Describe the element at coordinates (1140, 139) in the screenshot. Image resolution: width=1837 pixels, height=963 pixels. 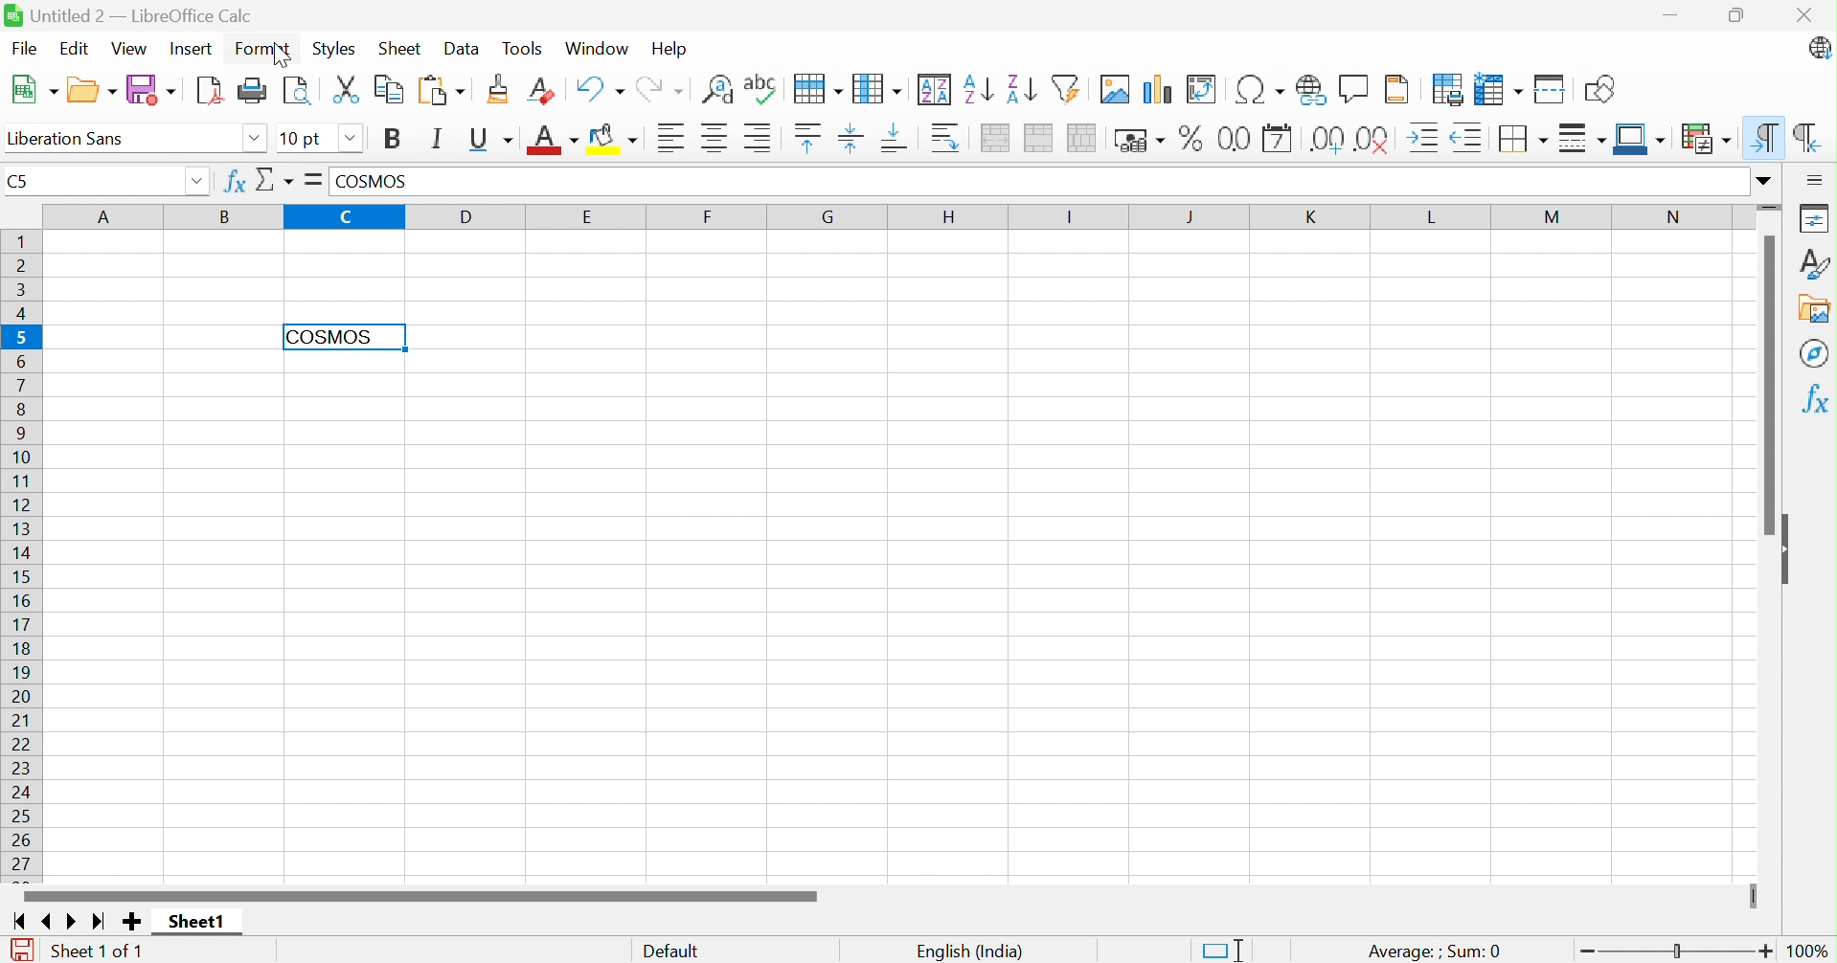
I see `Format as Currency` at that location.